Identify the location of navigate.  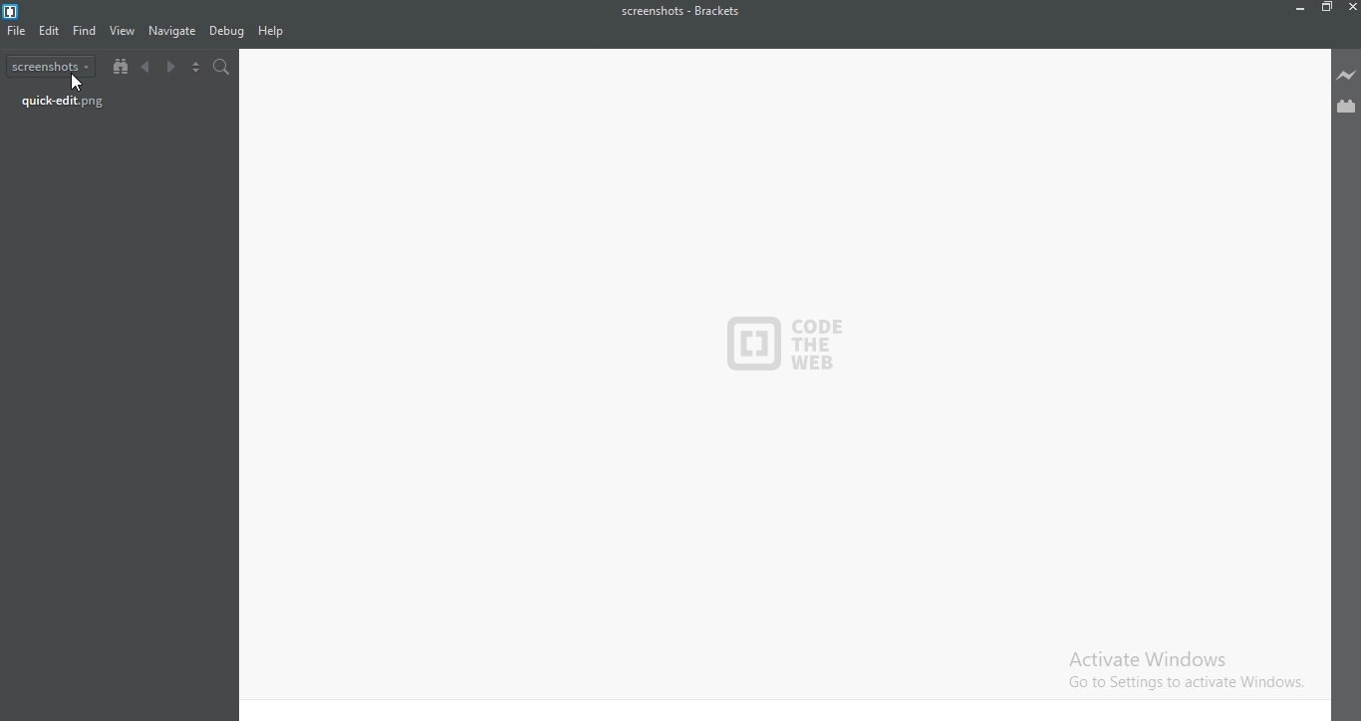
(172, 31).